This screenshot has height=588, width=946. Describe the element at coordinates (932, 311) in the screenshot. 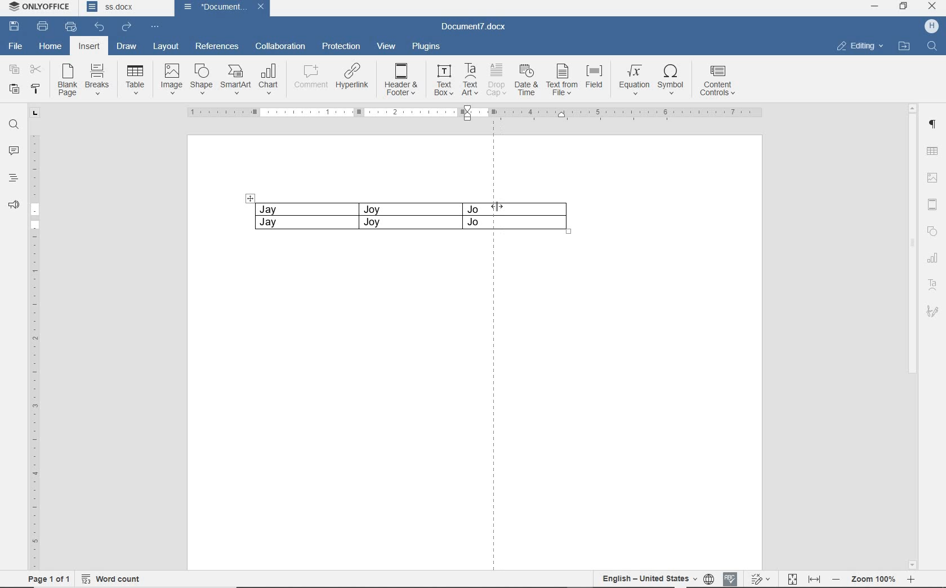

I see `SIGNATURE` at that location.